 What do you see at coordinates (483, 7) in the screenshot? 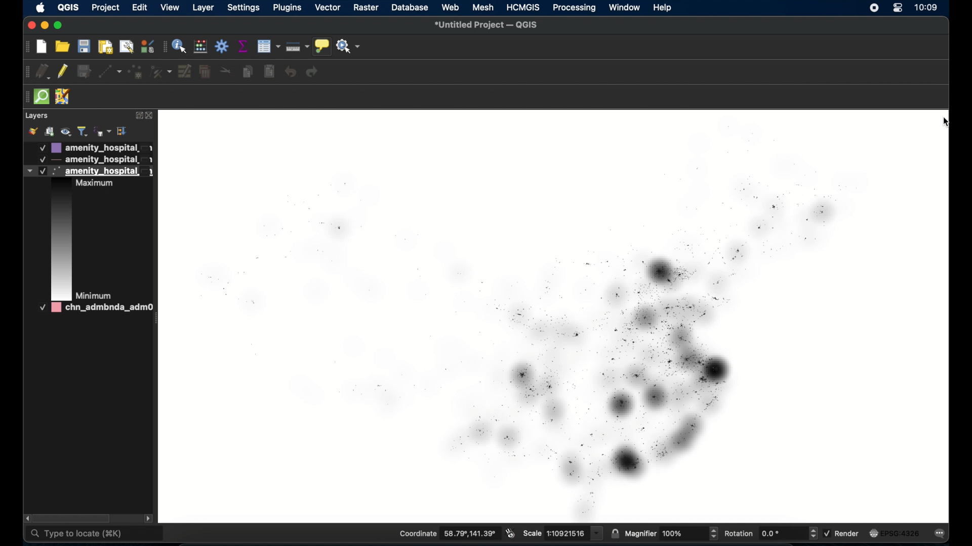
I see `mesh` at bounding box center [483, 7].